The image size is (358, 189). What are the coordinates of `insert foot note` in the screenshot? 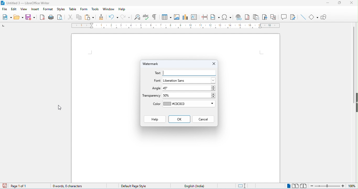 It's located at (247, 17).